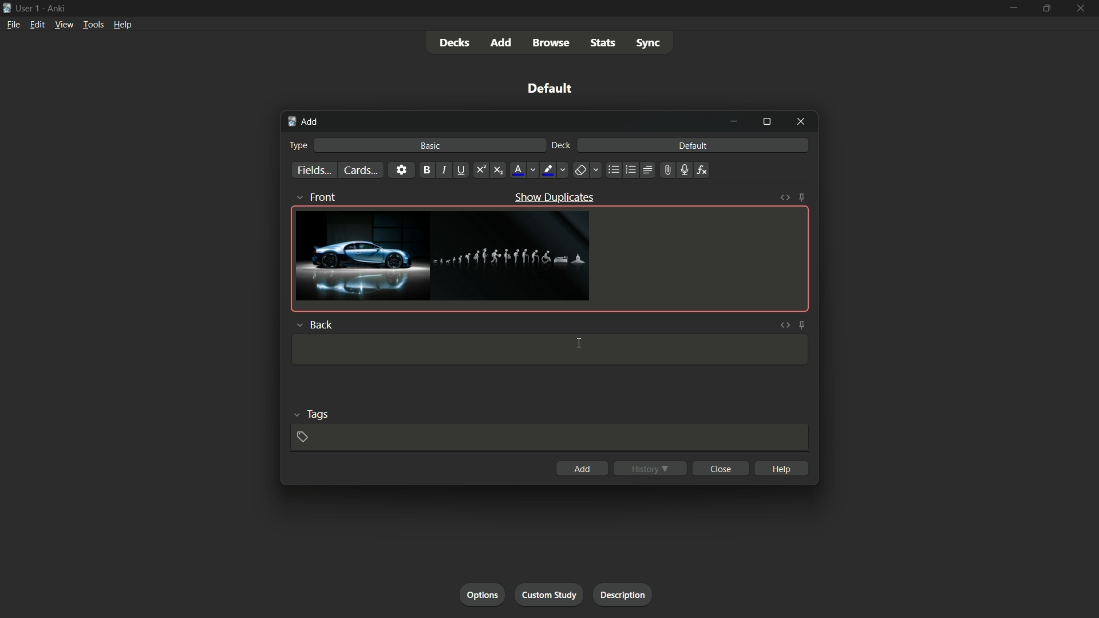 The image size is (1099, 618). I want to click on browse, so click(550, 43).